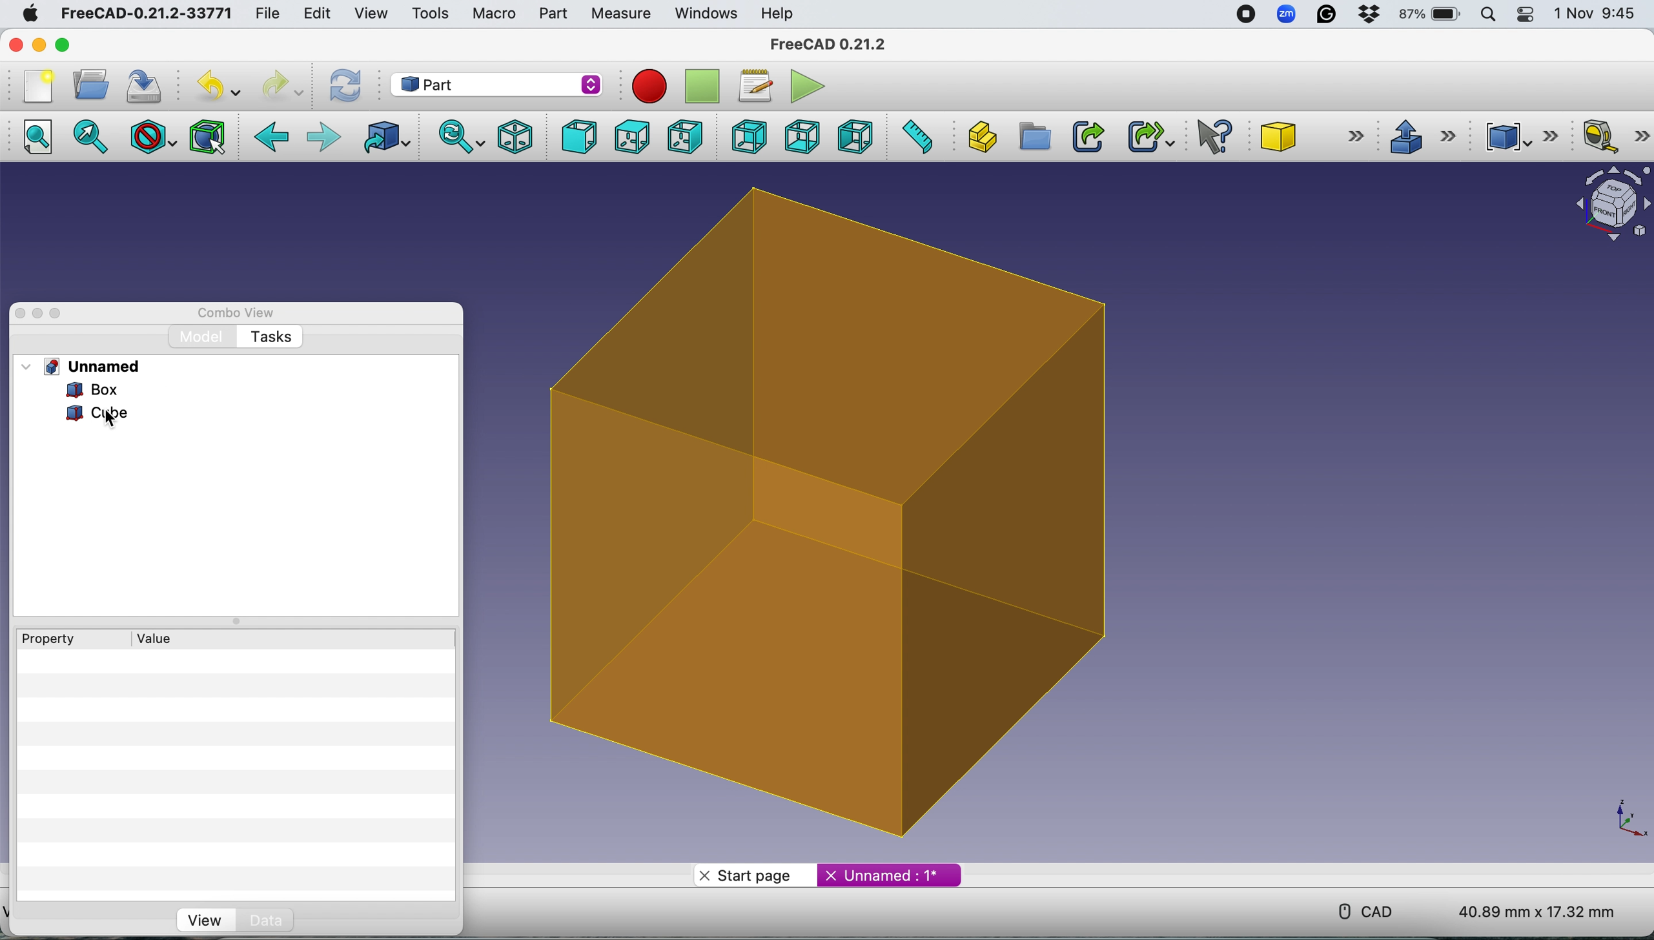 Image resolution: width=1654 pixels, height=940 pixels. I want to click on Execute macros, so click(811, 85).